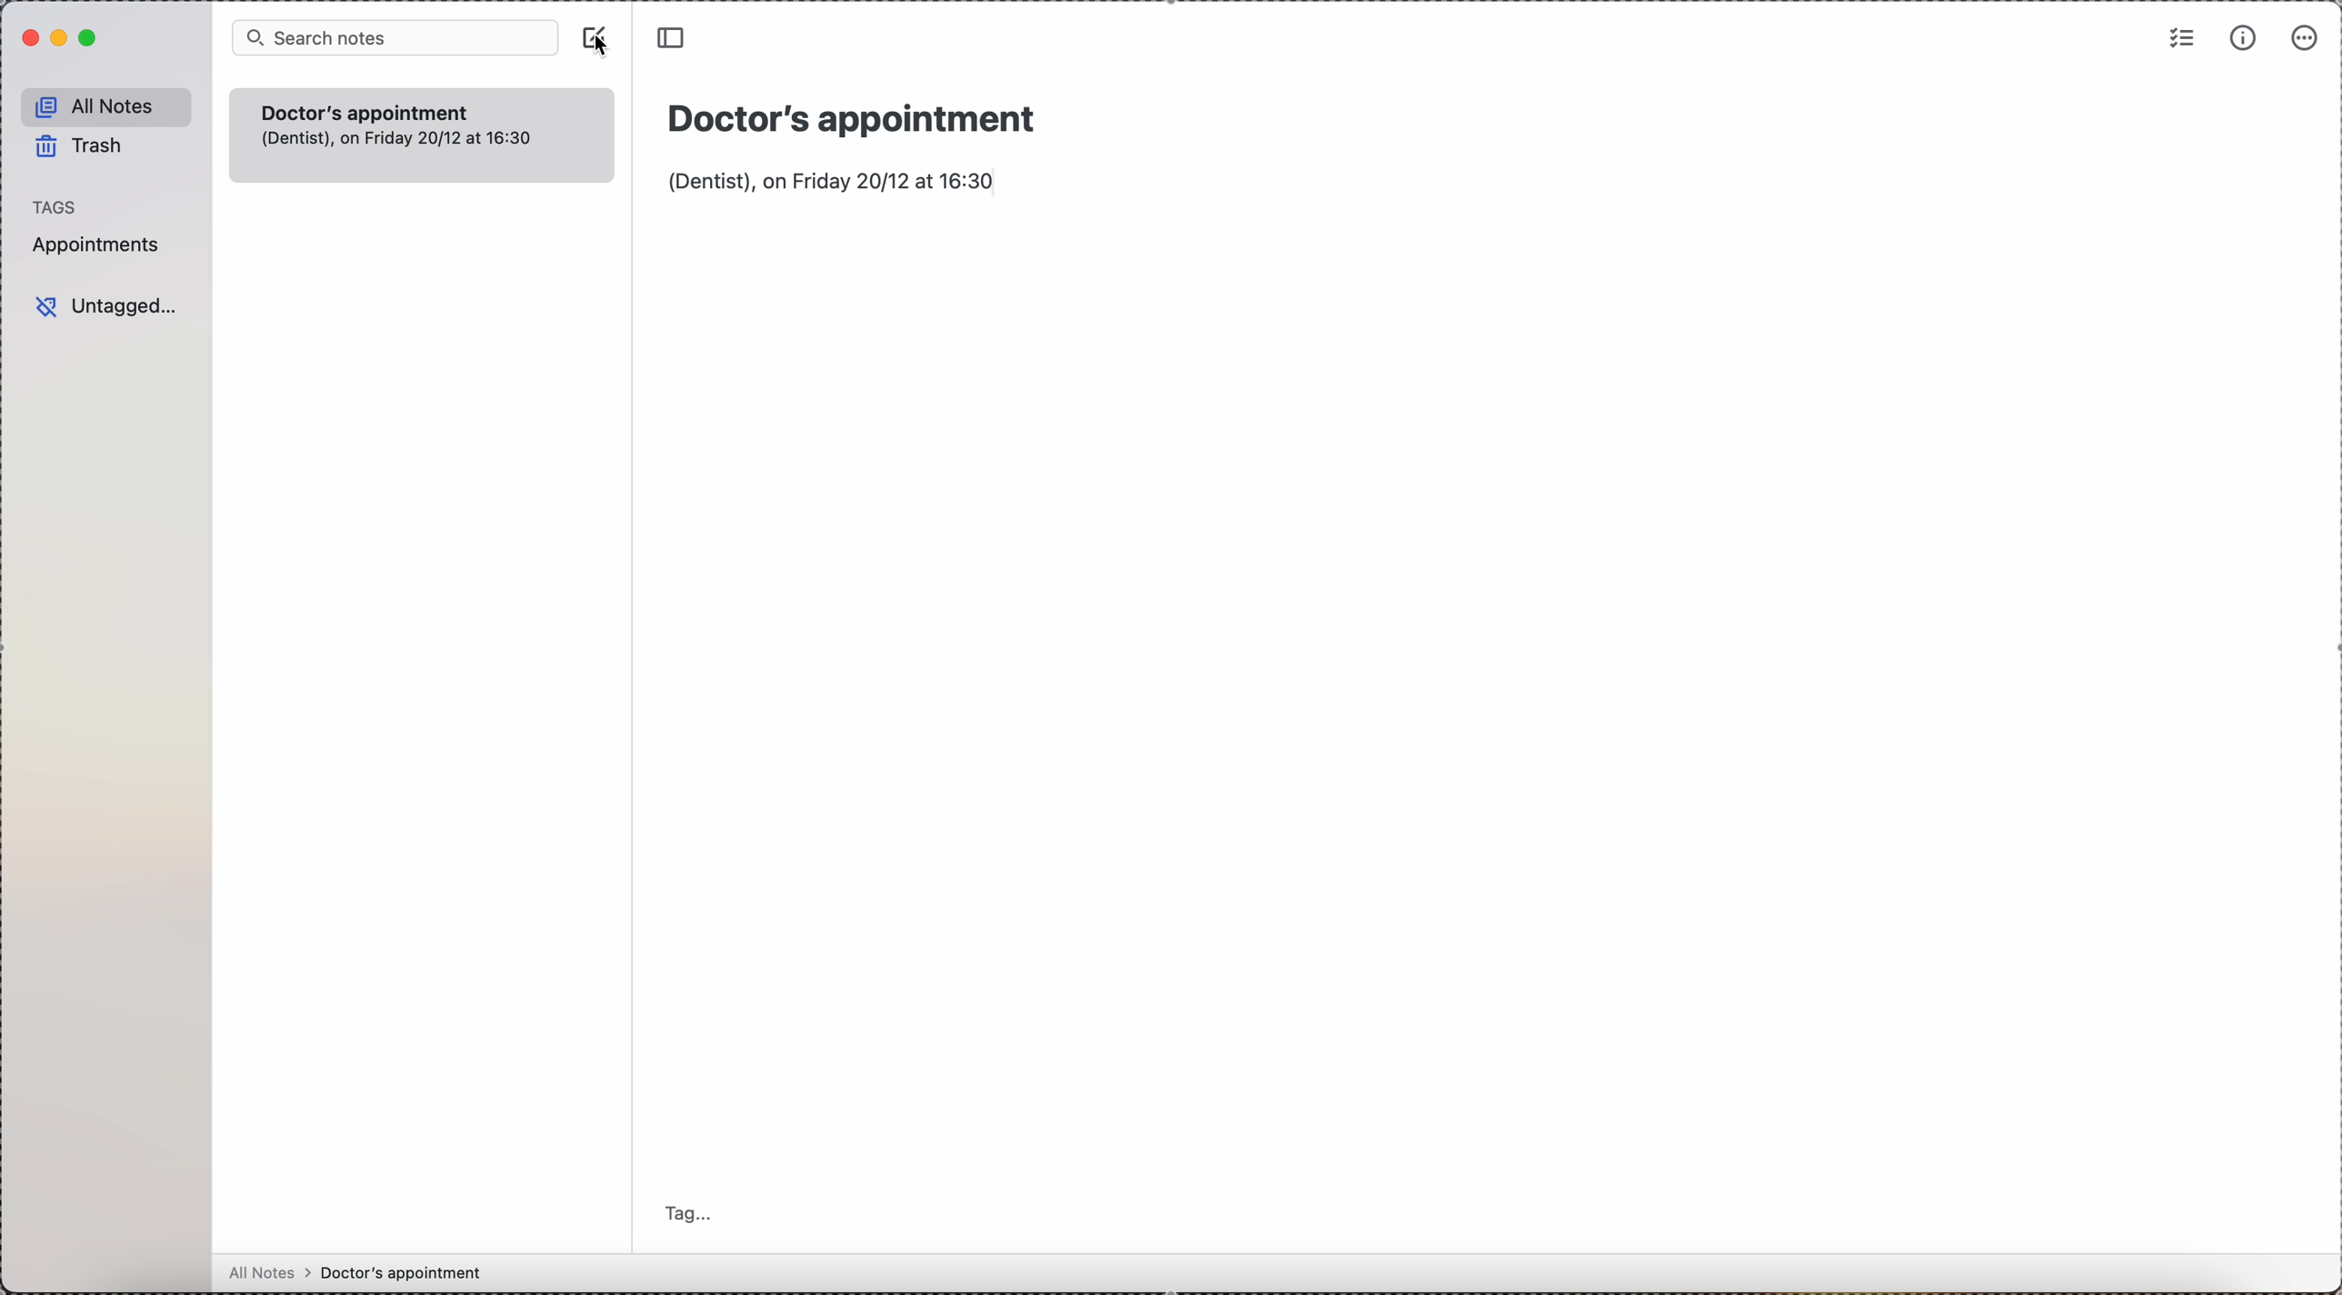 Image resolution: width=2342 pixels, height=1295 pixels. I want to click on Cursor, so click(604, 47).